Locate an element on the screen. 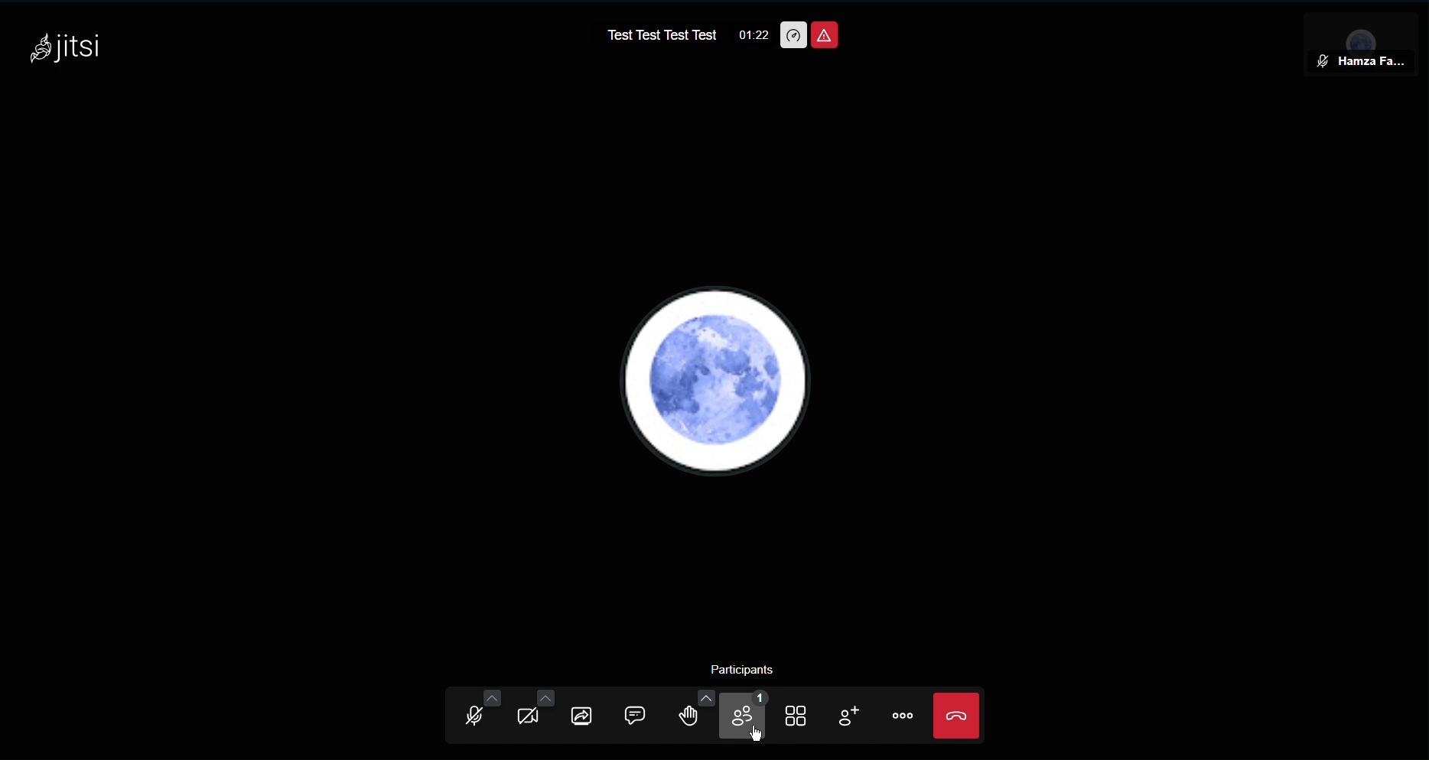 This screenshot has width=1429, height=760. Test Name is located at coordinates (654, 34).